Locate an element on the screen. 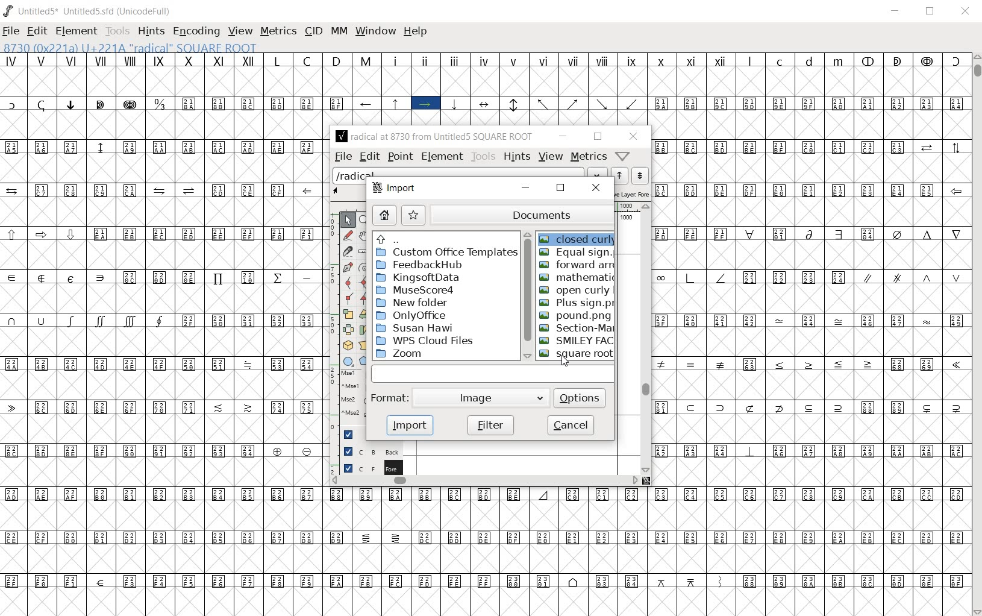 Image resolution: width=982 pixels, height=616 pixels. cursor is located at coordinates (564, 360).